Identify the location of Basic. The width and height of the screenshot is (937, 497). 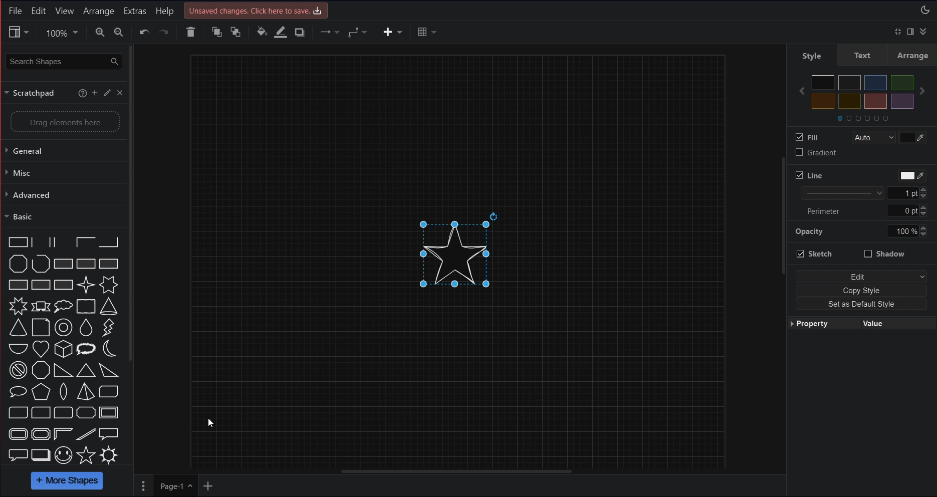
(62, 216).